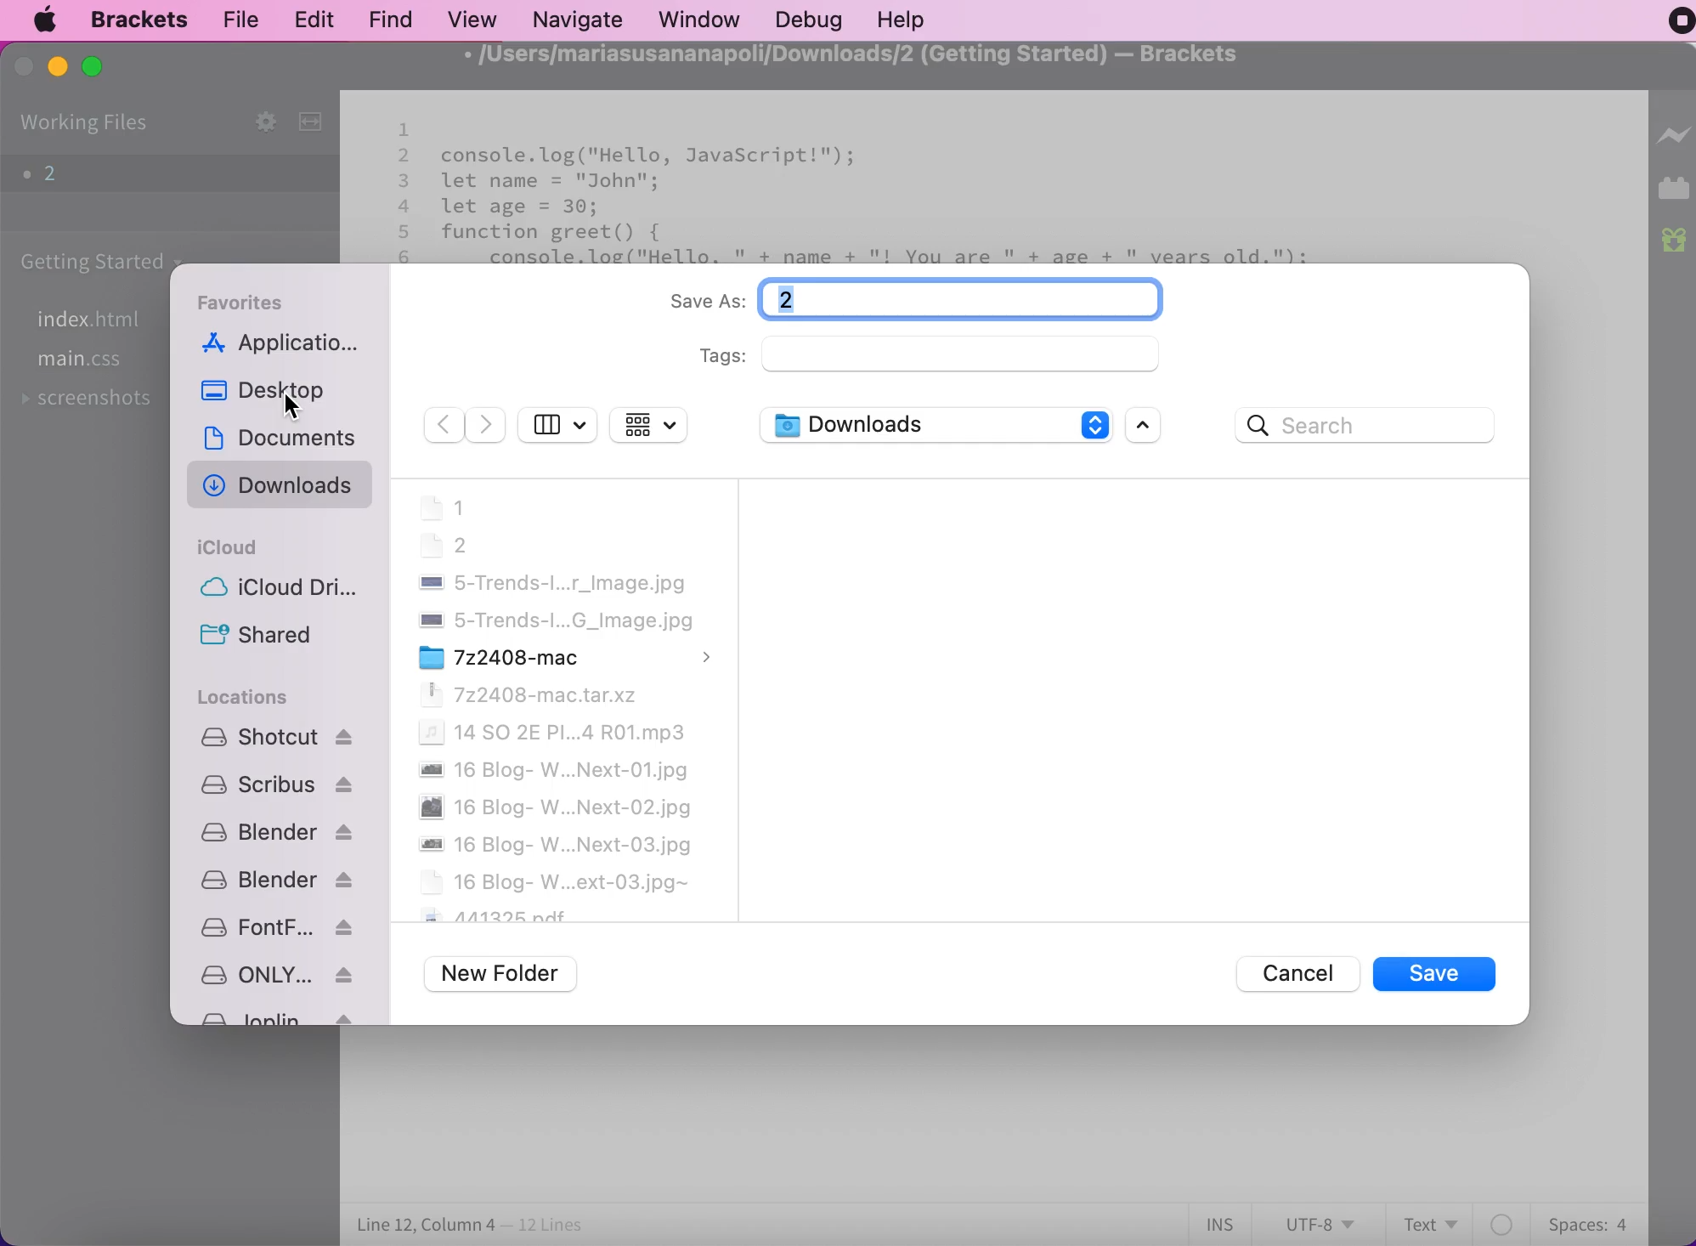  Describe the element at coordinates (404, 206) in the screenshot. I see `4` at that location.